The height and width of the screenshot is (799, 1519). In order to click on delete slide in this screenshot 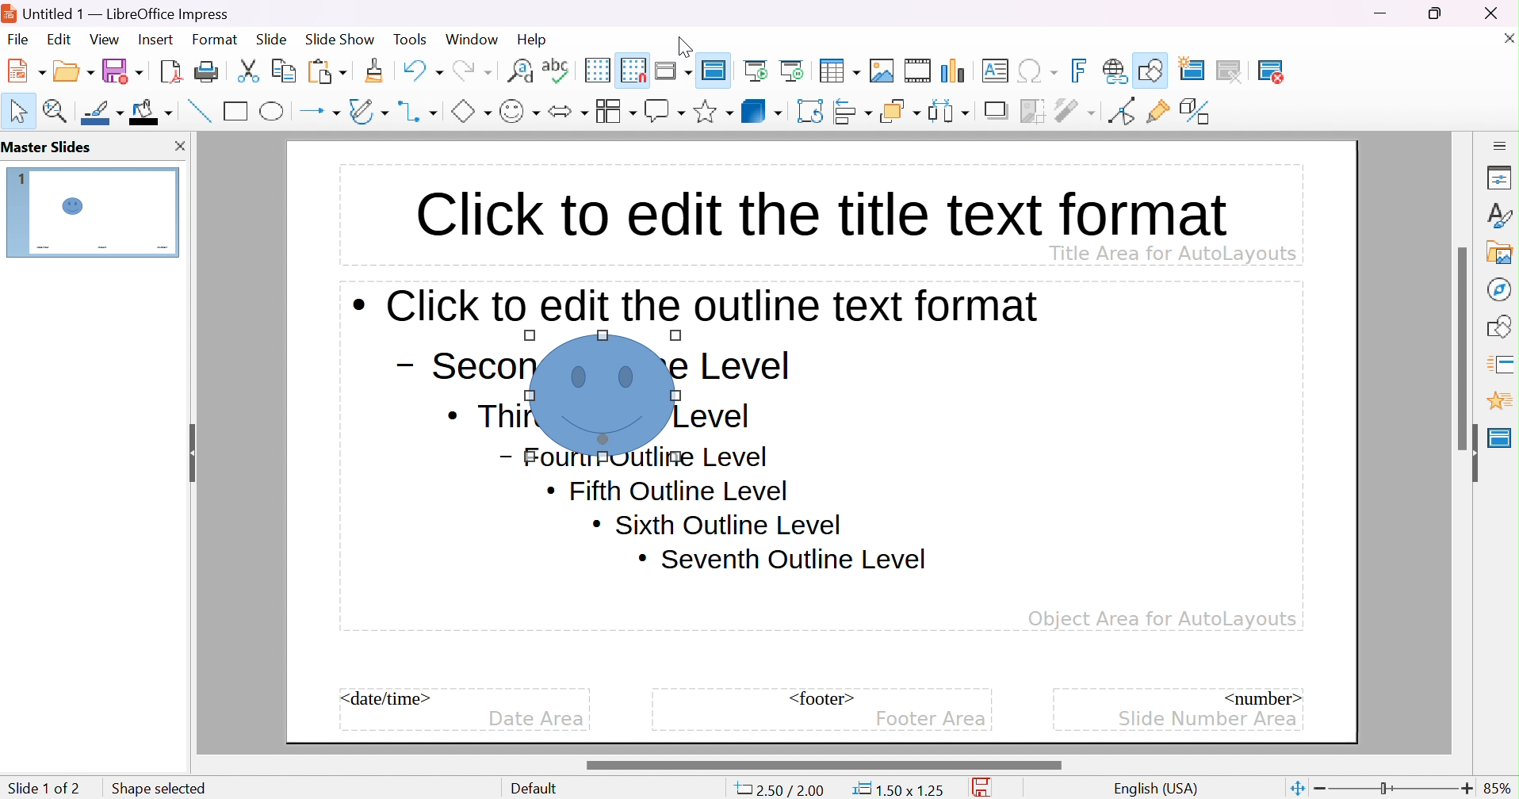, I will do `click(1281, 71)`.